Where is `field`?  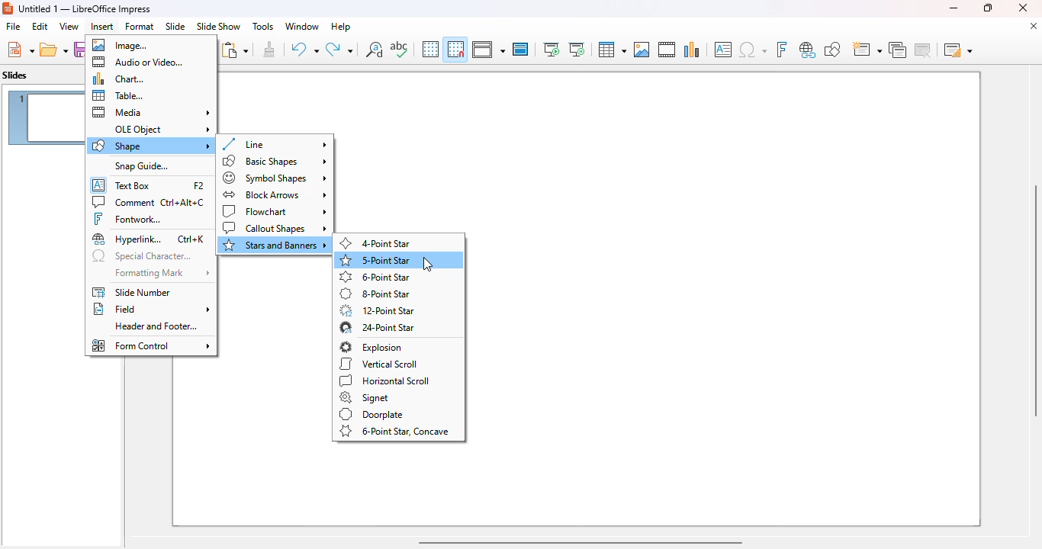
field is located at coordinates (152, 310).